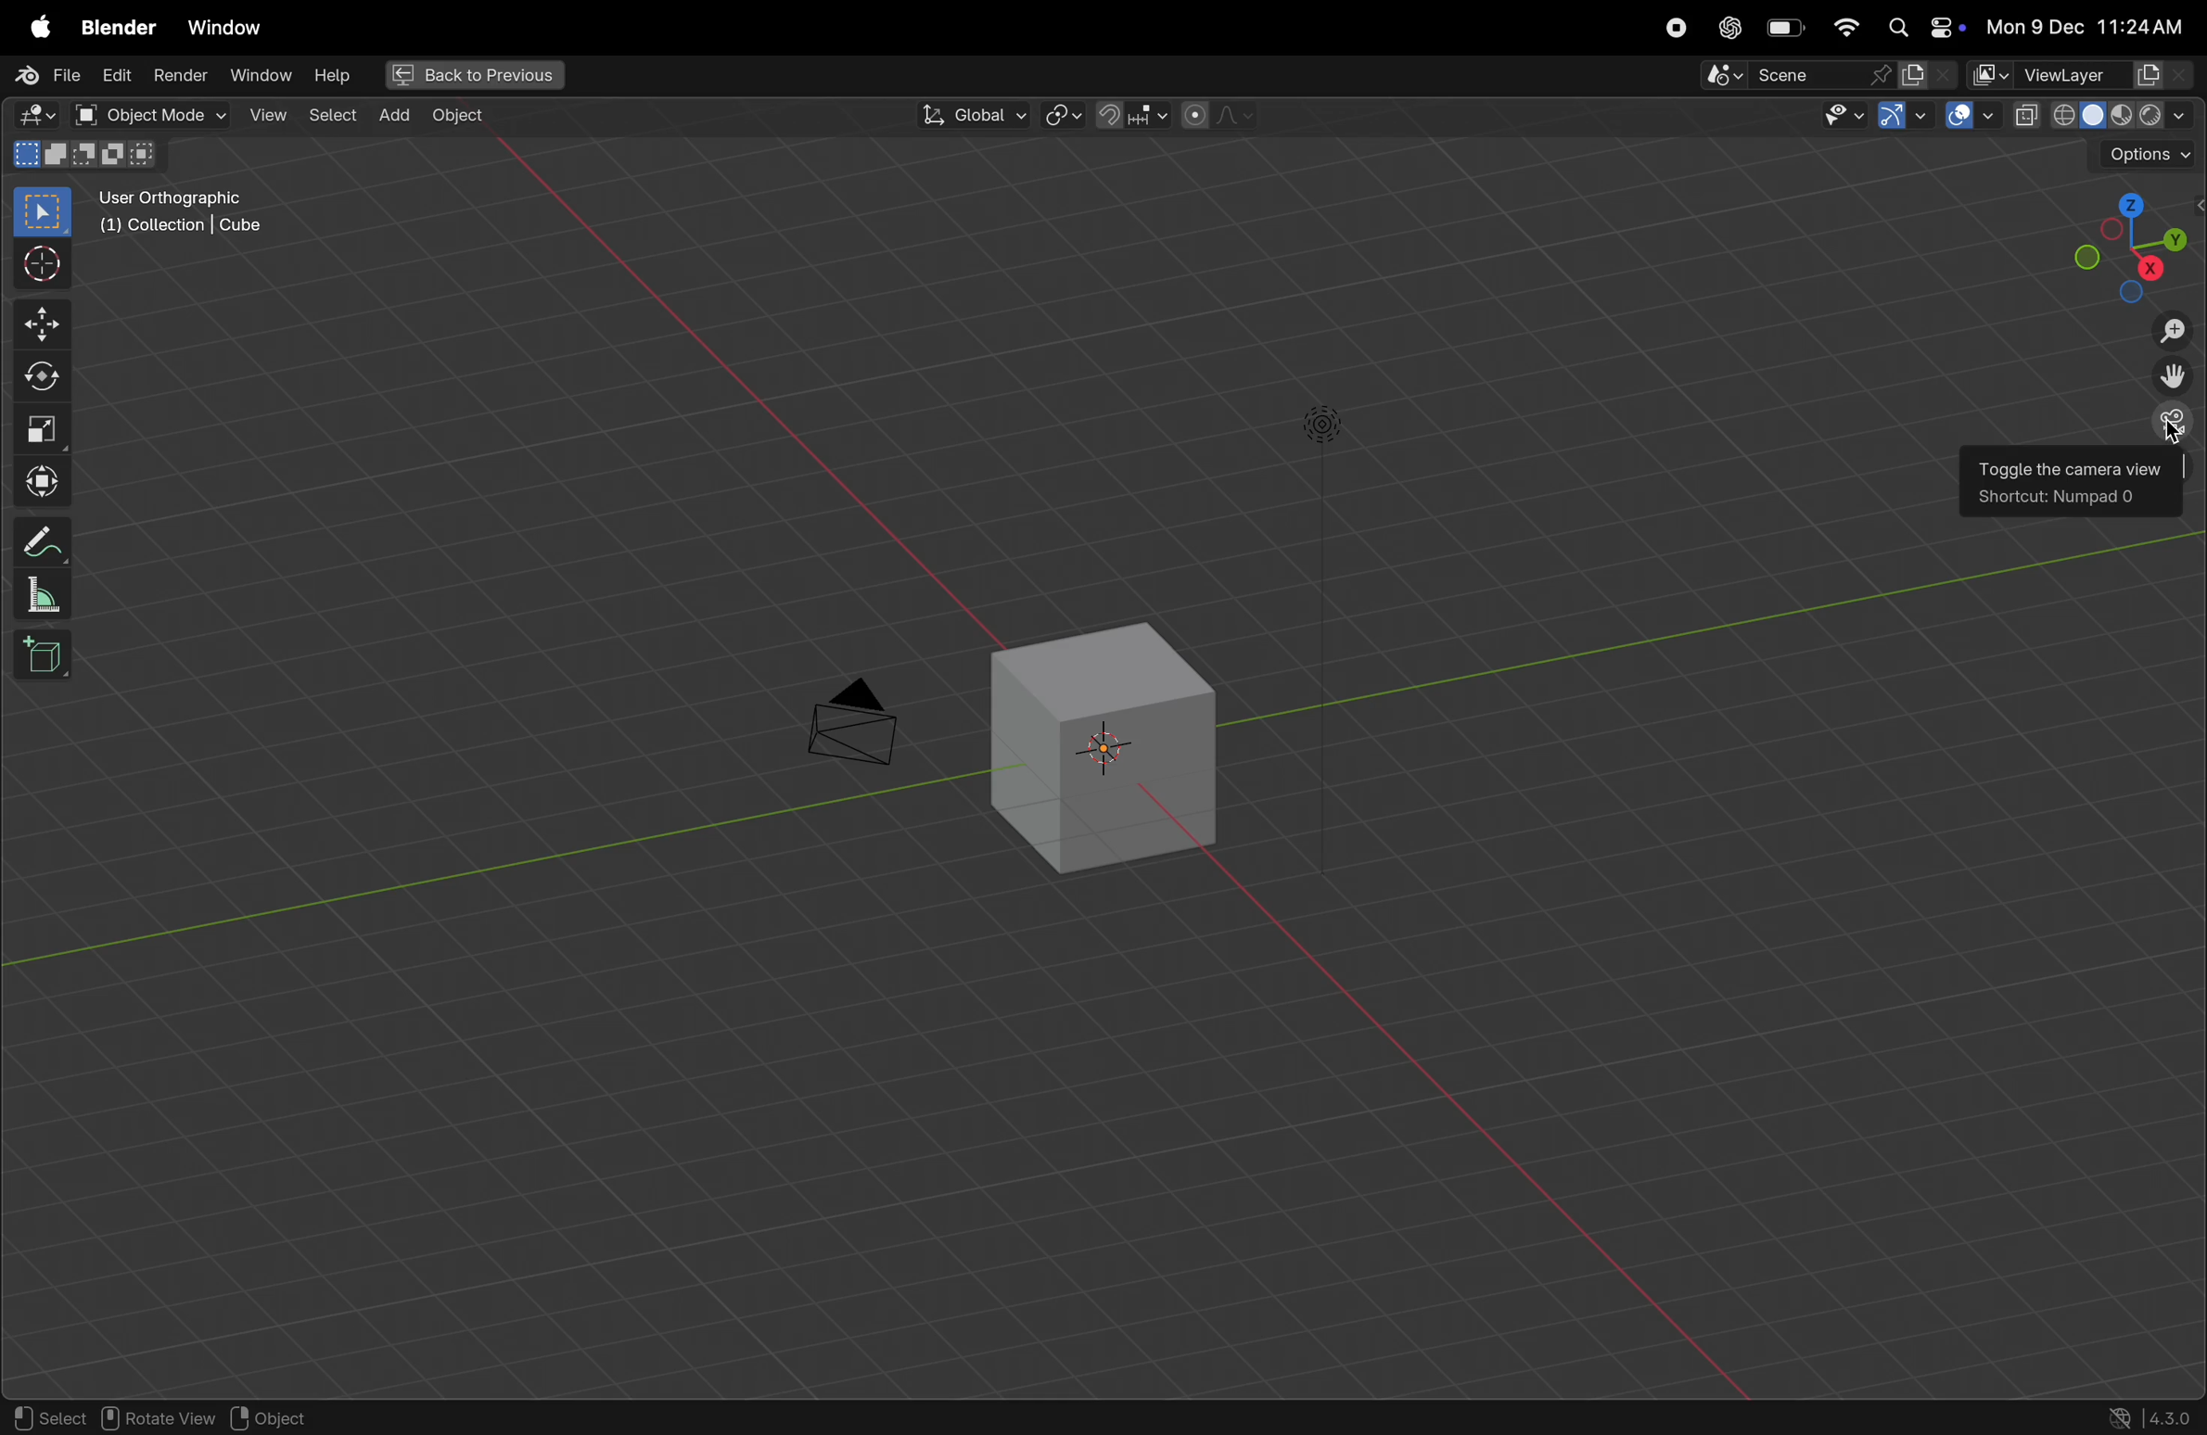 This screenshot has height=1435, width=2207. I want to click on Window, so click(235, 22).